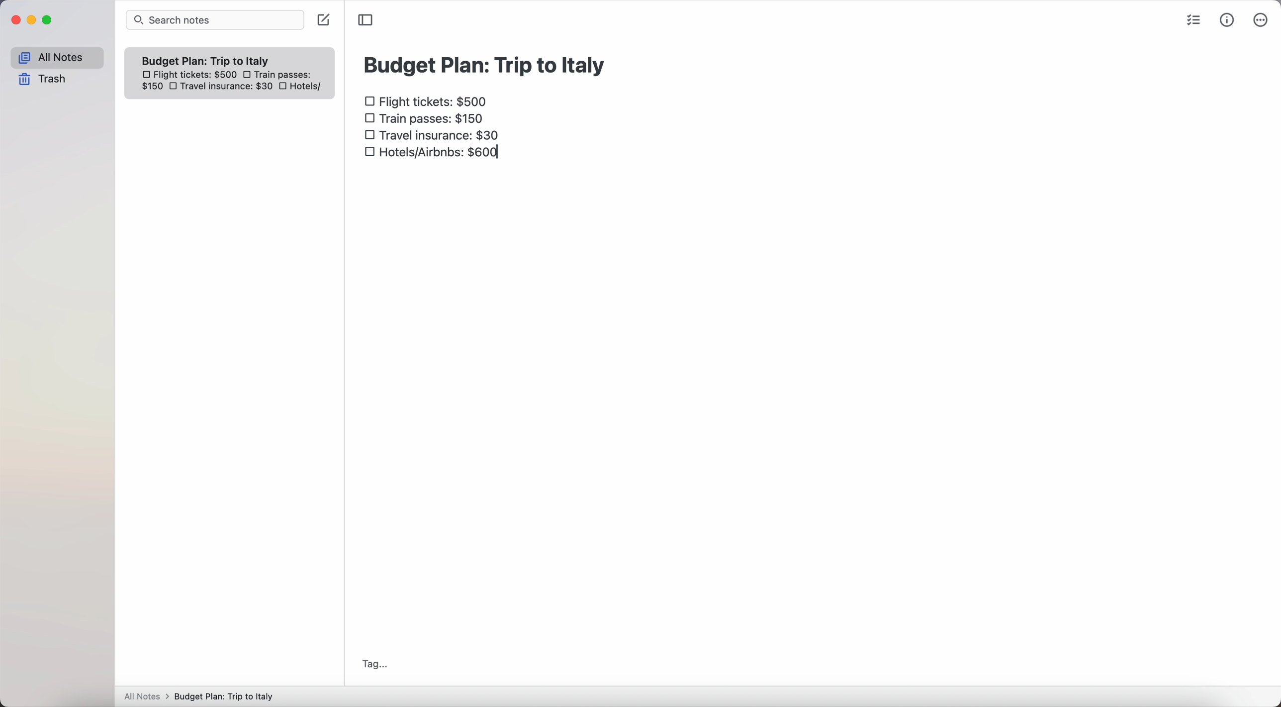 This screenshot has height=707, width=1281. What do you see at coordinates (56, 58) in the screenshot?
I see `all notes` at bounding box center [56, 58].